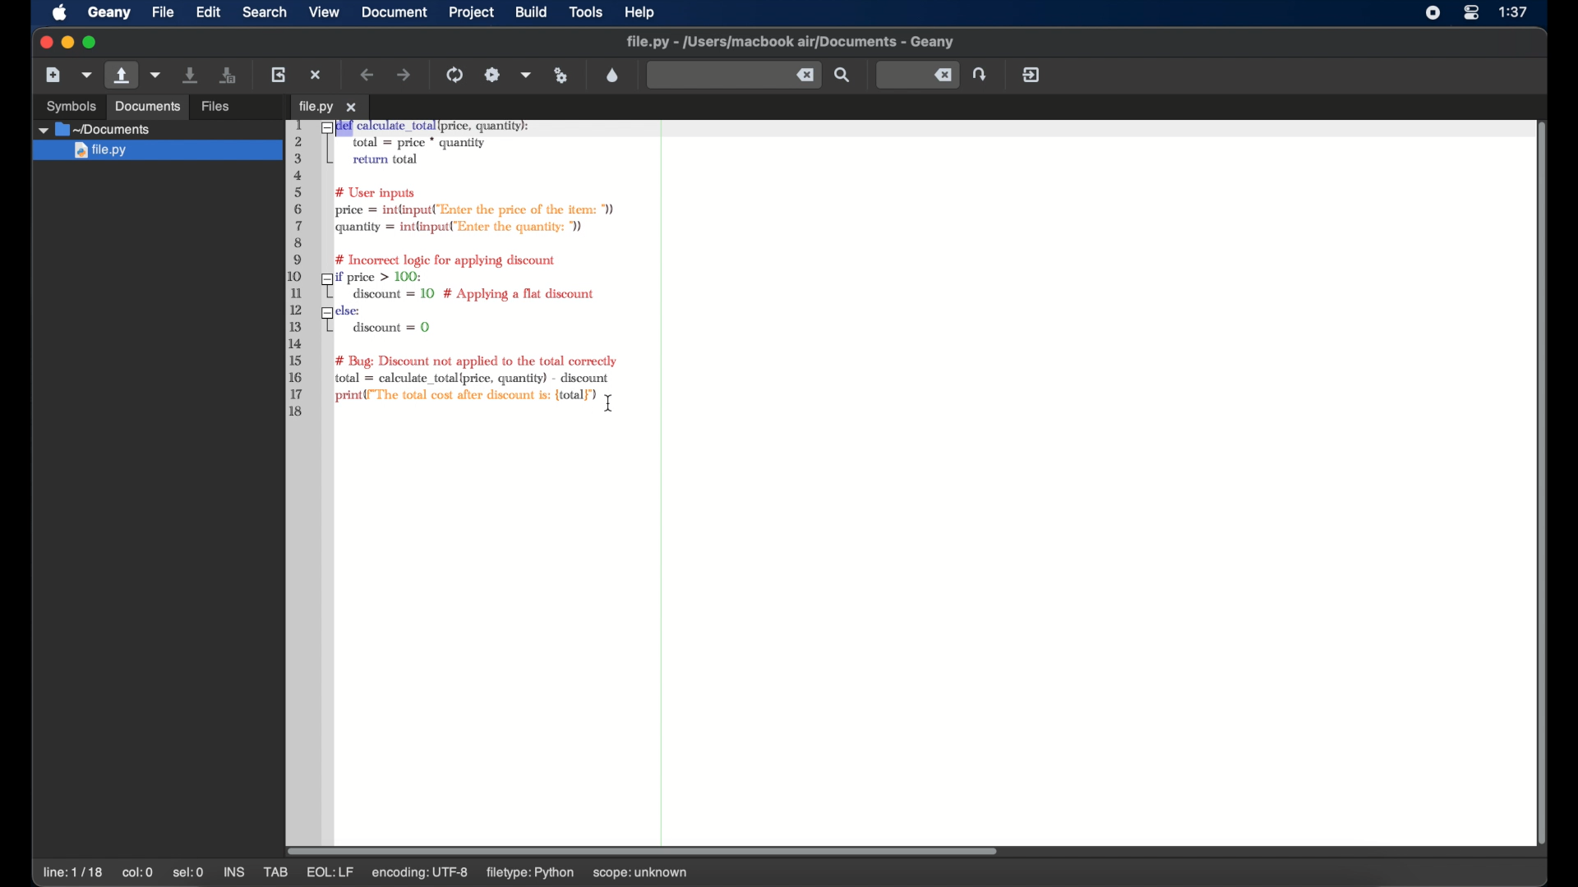 Image resolution: width=1578 pixels, height=887 pixels. Describe the element at coordinates (108, 12) in the screenshot. I see `geany` at that location.